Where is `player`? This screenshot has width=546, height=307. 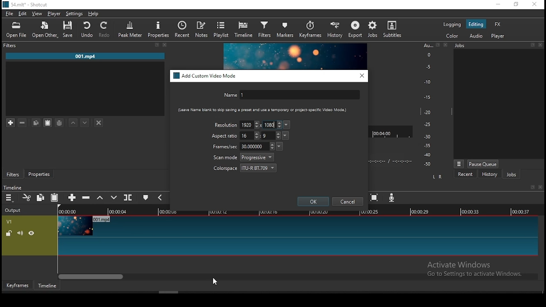
player is located at coordinates (55, 14).